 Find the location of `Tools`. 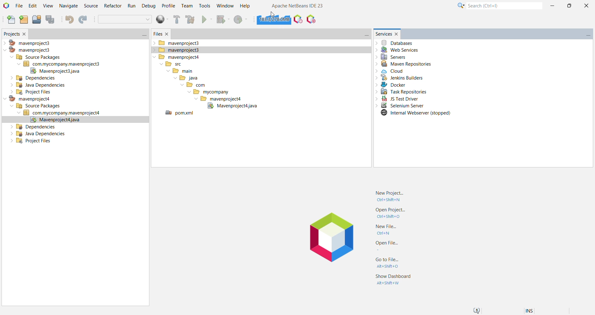

Tools is located at coordinates (205, 5).